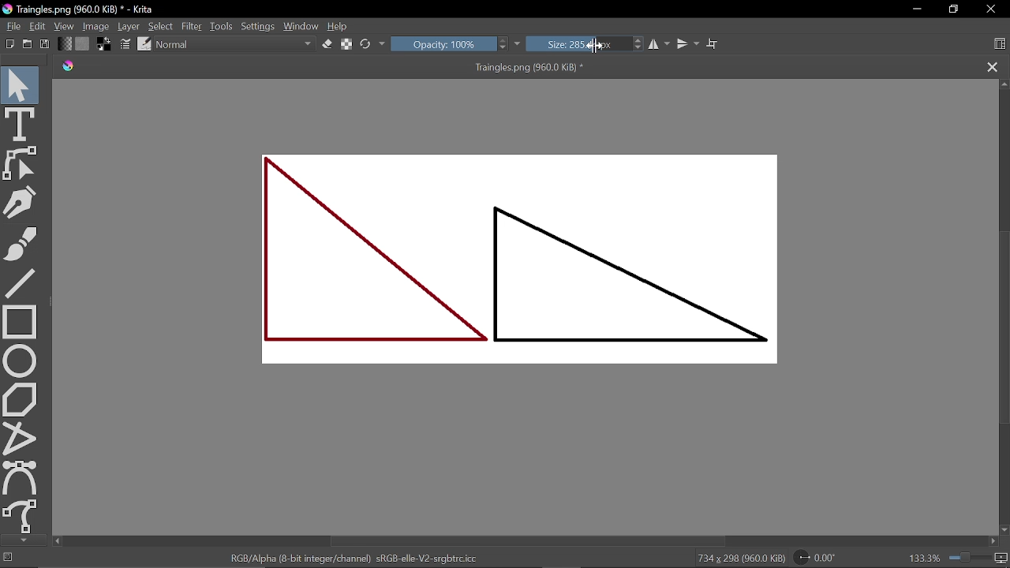 This screenshot has height=568, width=1010. Describe the element at coordinates (20, 124) in the screenshot. I see `Text tool` at that location.